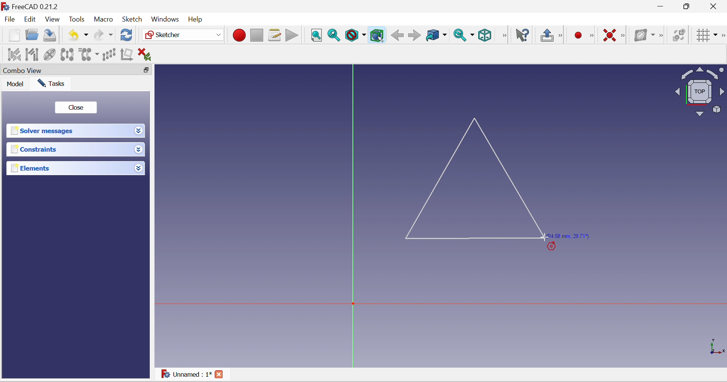  Describe the element at coordinates (699, 92) in the screenshot. I see `Viewing angle` at that location.